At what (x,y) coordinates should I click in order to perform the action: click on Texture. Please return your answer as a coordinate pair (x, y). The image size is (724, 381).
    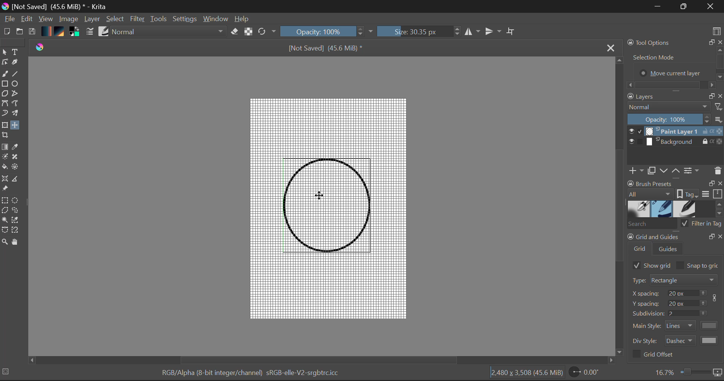
    Looking at the image, I should click on (61, 32).